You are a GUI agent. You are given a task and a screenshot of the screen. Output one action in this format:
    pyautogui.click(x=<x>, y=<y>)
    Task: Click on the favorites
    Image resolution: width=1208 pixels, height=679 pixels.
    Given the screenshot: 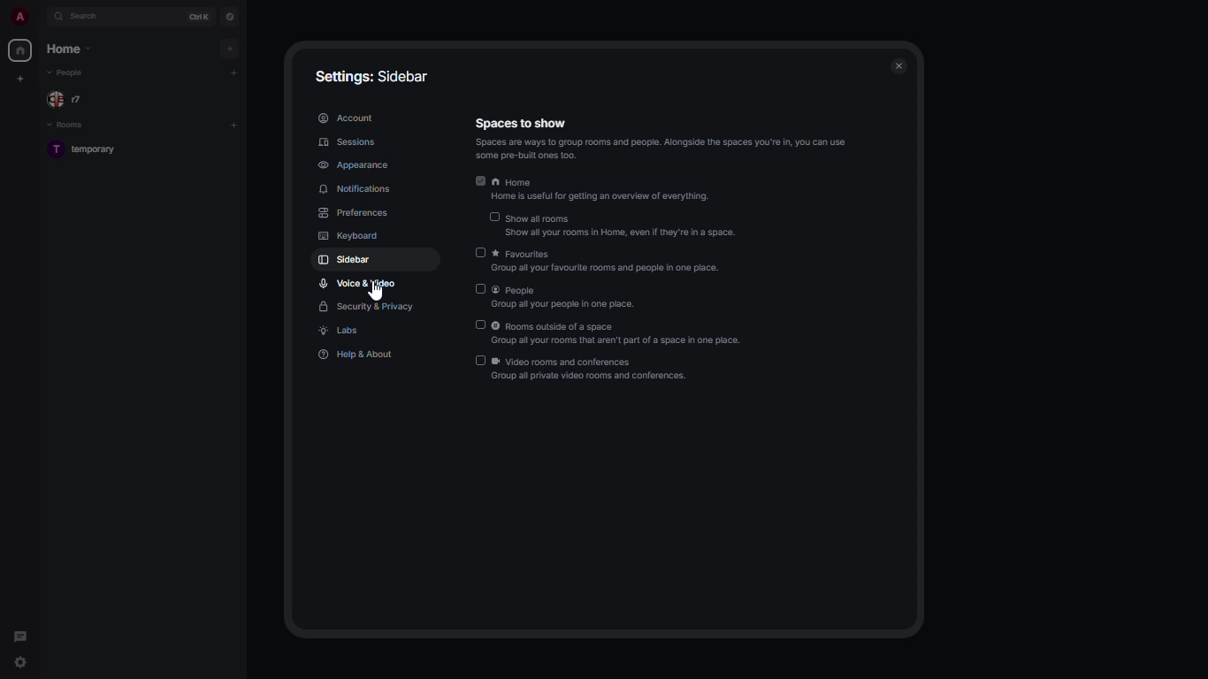 What is the action you would take?
    pyautogui.click(x=561, y=256)
    